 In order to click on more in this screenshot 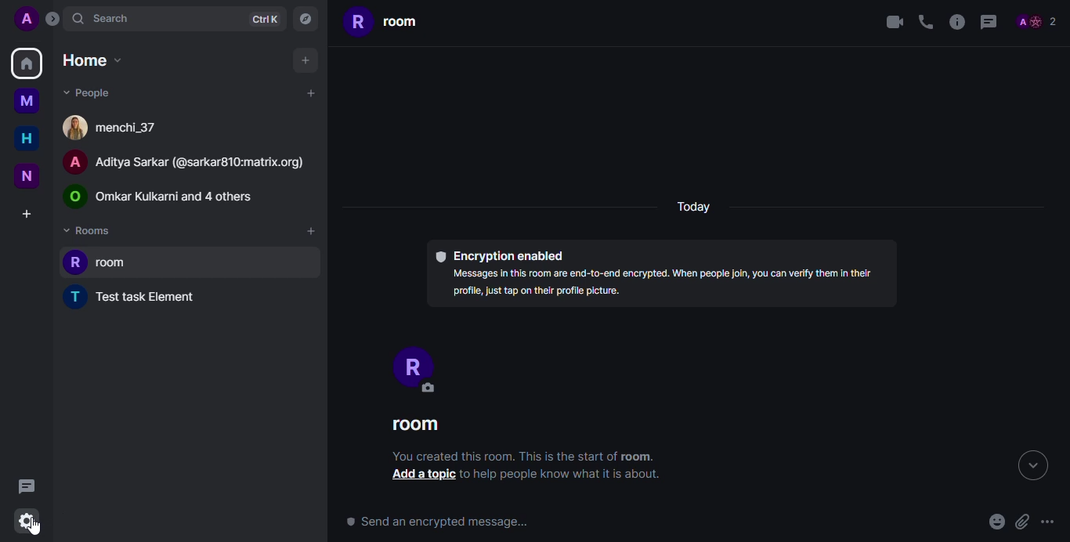, I will do `click(1050, 523)`.